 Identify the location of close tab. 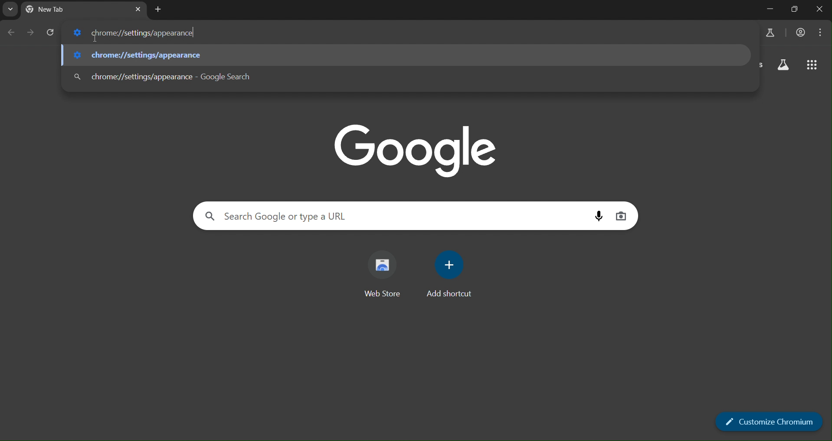
(137, 9).